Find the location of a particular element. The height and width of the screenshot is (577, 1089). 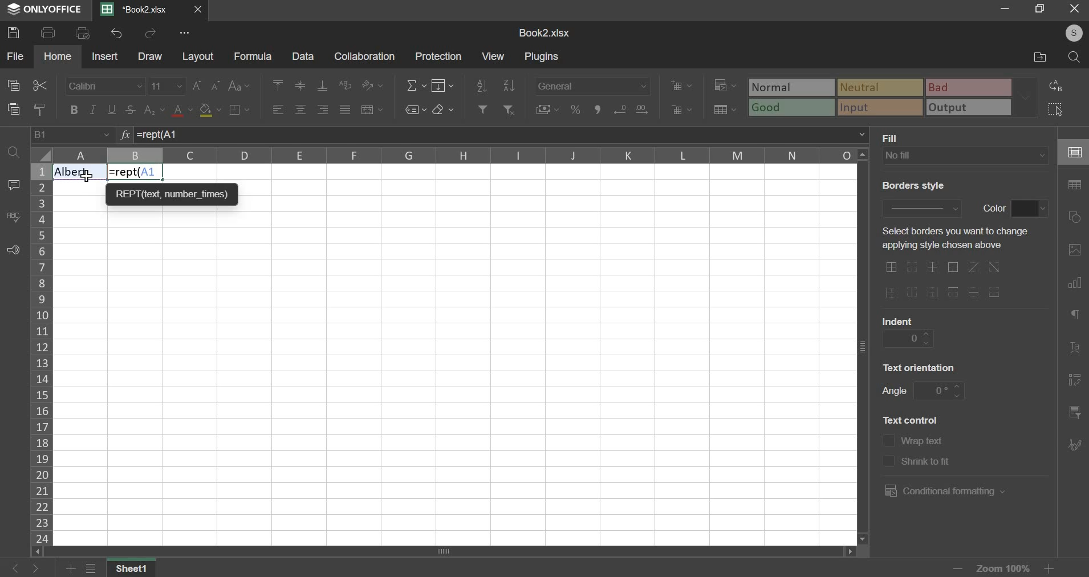

indent is located at coordinates (905, 338).